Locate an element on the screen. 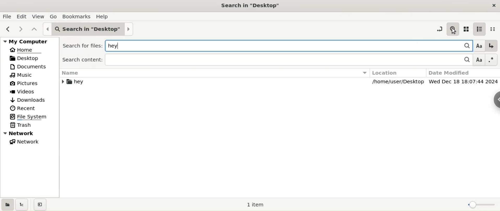 The width and height of the screenshot is (500, 211). search  is located at coordinates (453, 29).